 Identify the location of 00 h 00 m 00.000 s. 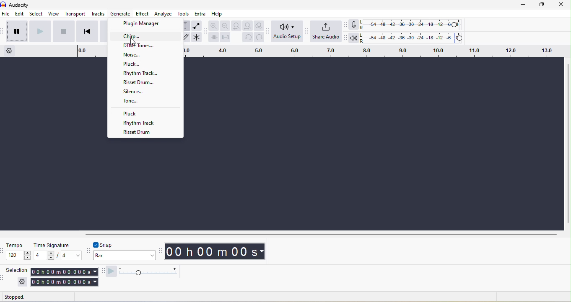
(63, 277).